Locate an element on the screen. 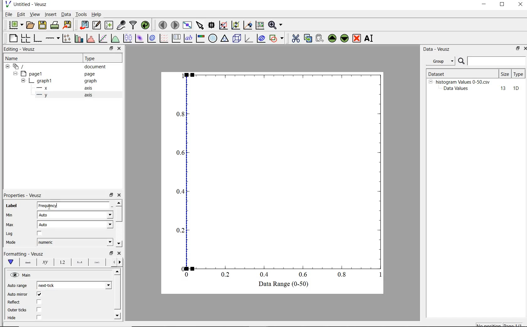  hide is located at coordinates (23, 81).